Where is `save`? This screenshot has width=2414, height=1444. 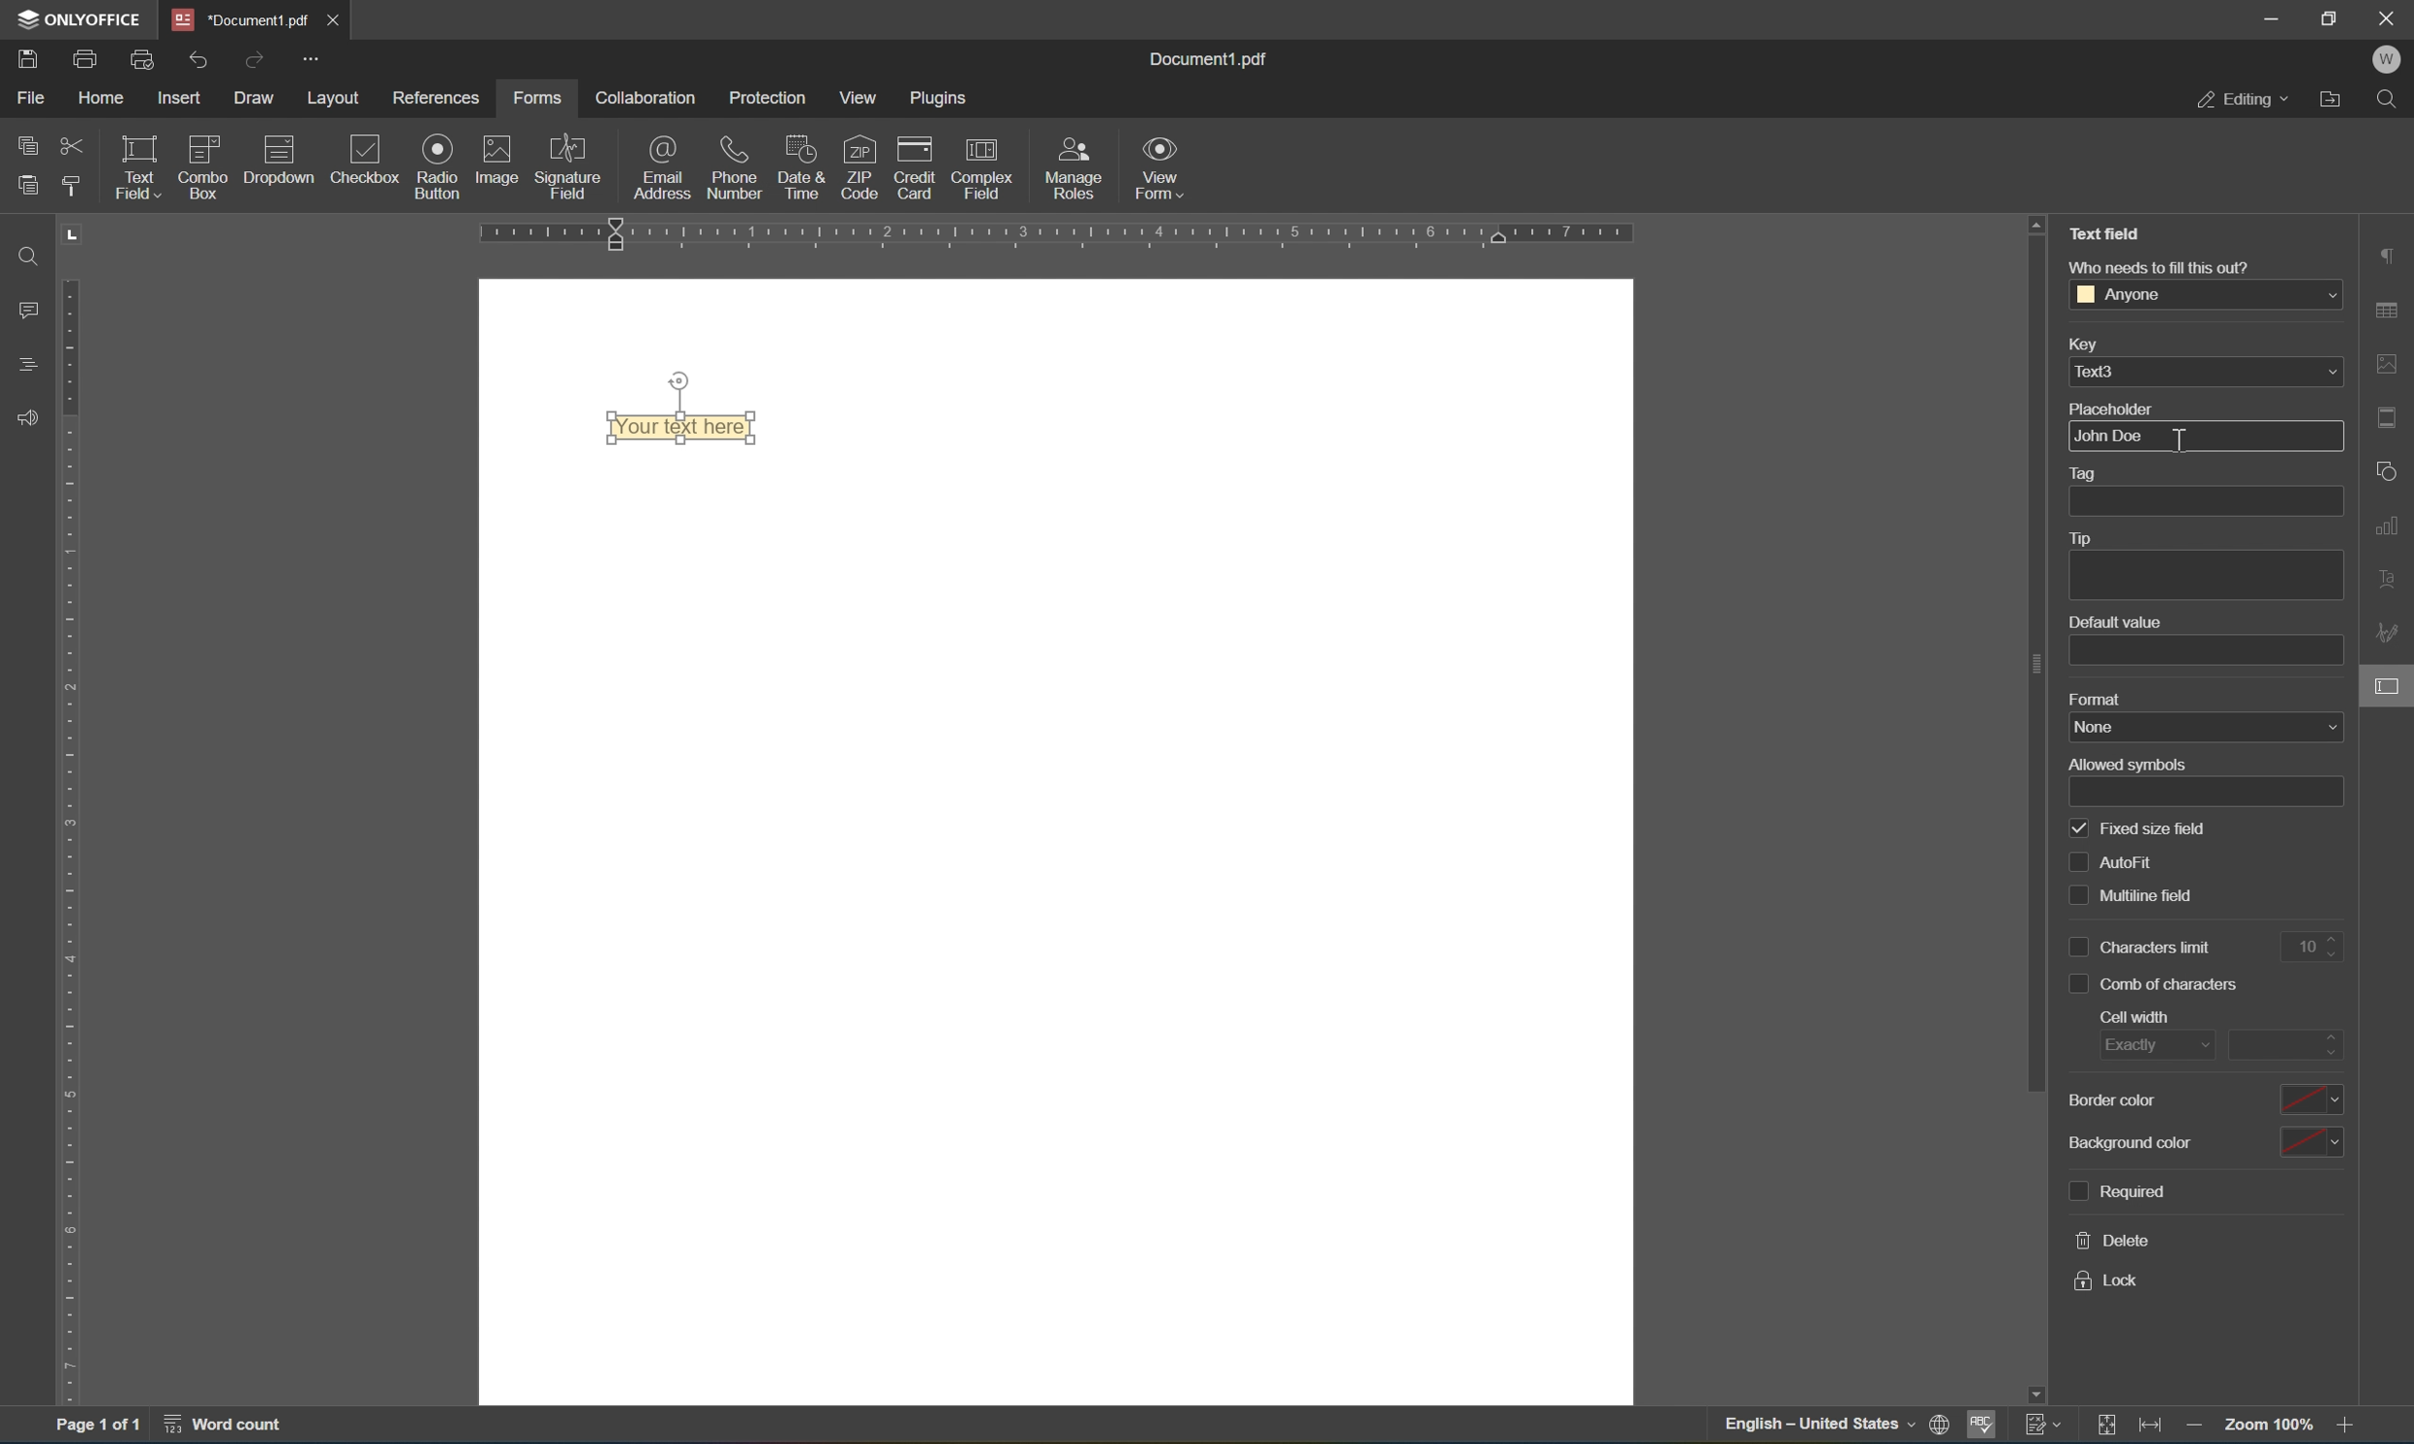 save is located at coordinates (19, 59).